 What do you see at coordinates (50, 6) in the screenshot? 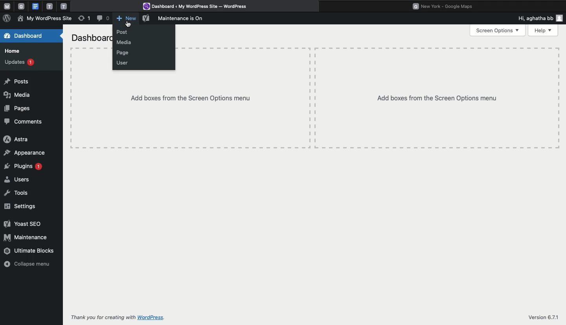
I see `tab` at bounding box center [50, 6].